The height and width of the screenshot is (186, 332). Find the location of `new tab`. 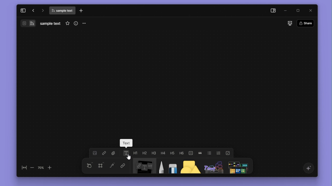

new tab is located at coordinates (82, 11).